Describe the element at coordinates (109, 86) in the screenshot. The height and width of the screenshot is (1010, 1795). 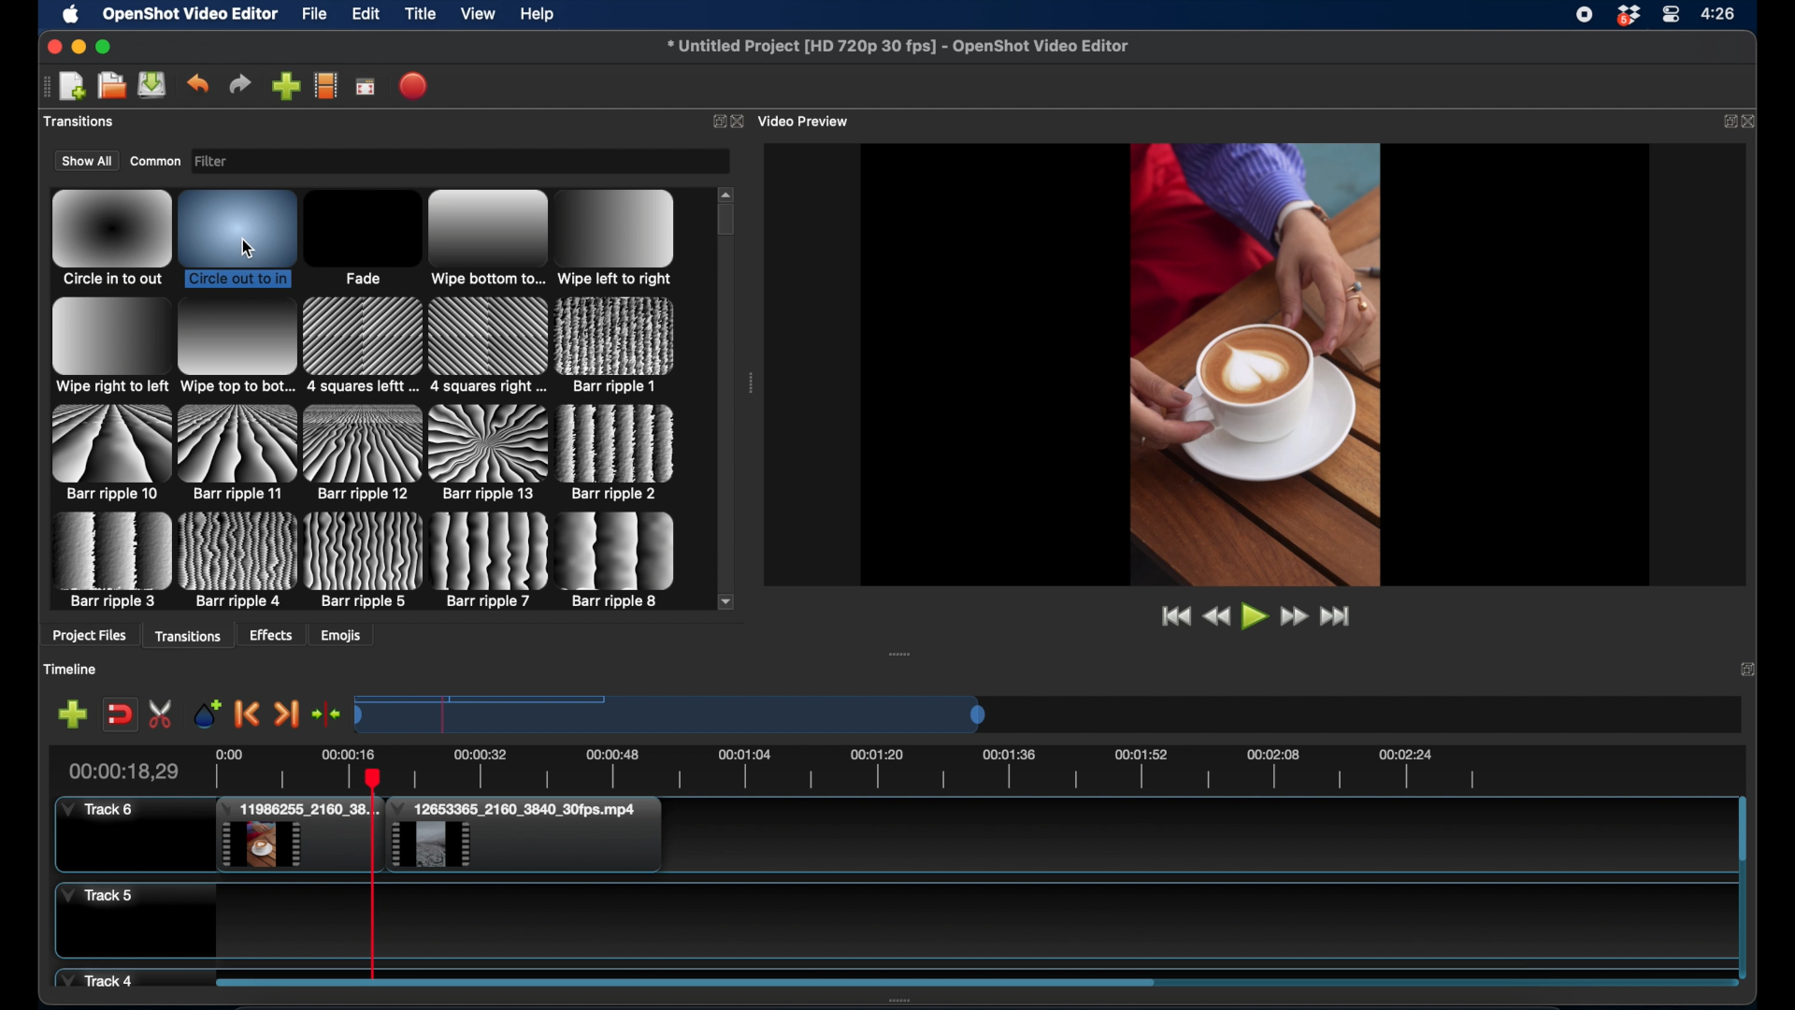
I see `open project` at that location.